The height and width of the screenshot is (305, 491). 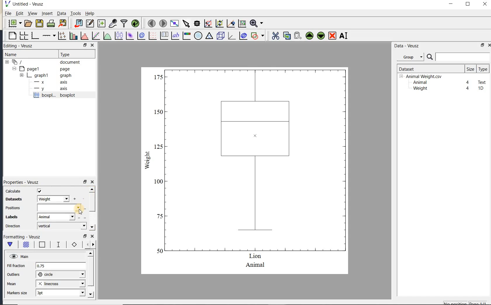 What do you see at coordinates (32, 14) in the screenshot?
I see `view` at bounding box center [32, 14].